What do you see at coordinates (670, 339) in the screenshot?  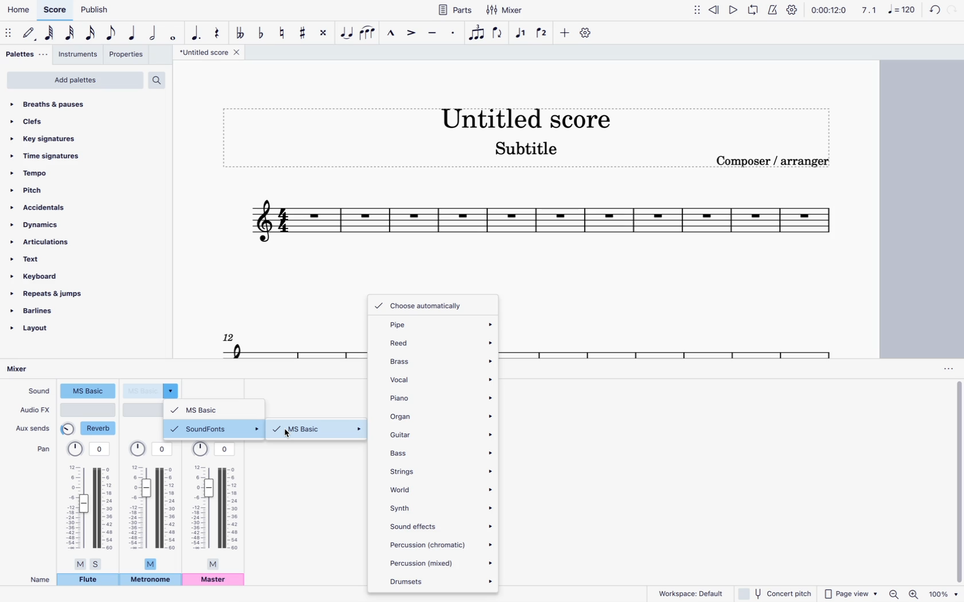 I see `score` at bounding box center [670, 339].